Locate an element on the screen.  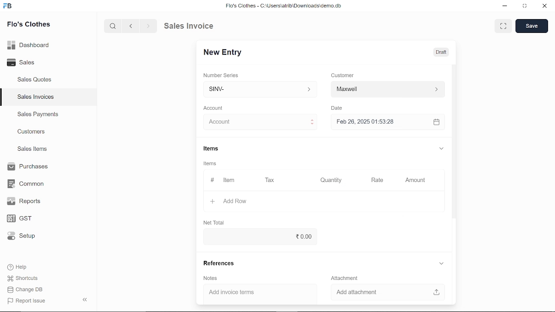
Rate is located at coordinates (374, 180).